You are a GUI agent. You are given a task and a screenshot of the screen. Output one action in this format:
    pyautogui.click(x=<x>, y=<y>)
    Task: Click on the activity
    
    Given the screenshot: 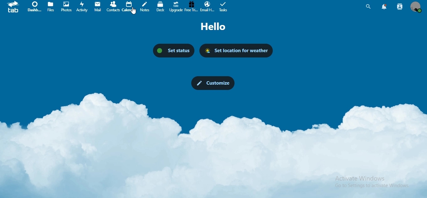 What is the action you would take?
    pyautogui.click(x=83, y=7)
    